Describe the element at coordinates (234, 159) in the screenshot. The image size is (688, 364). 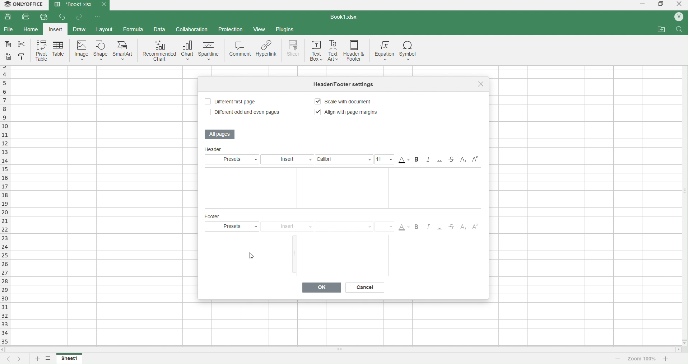
I see `Presets` at that location.